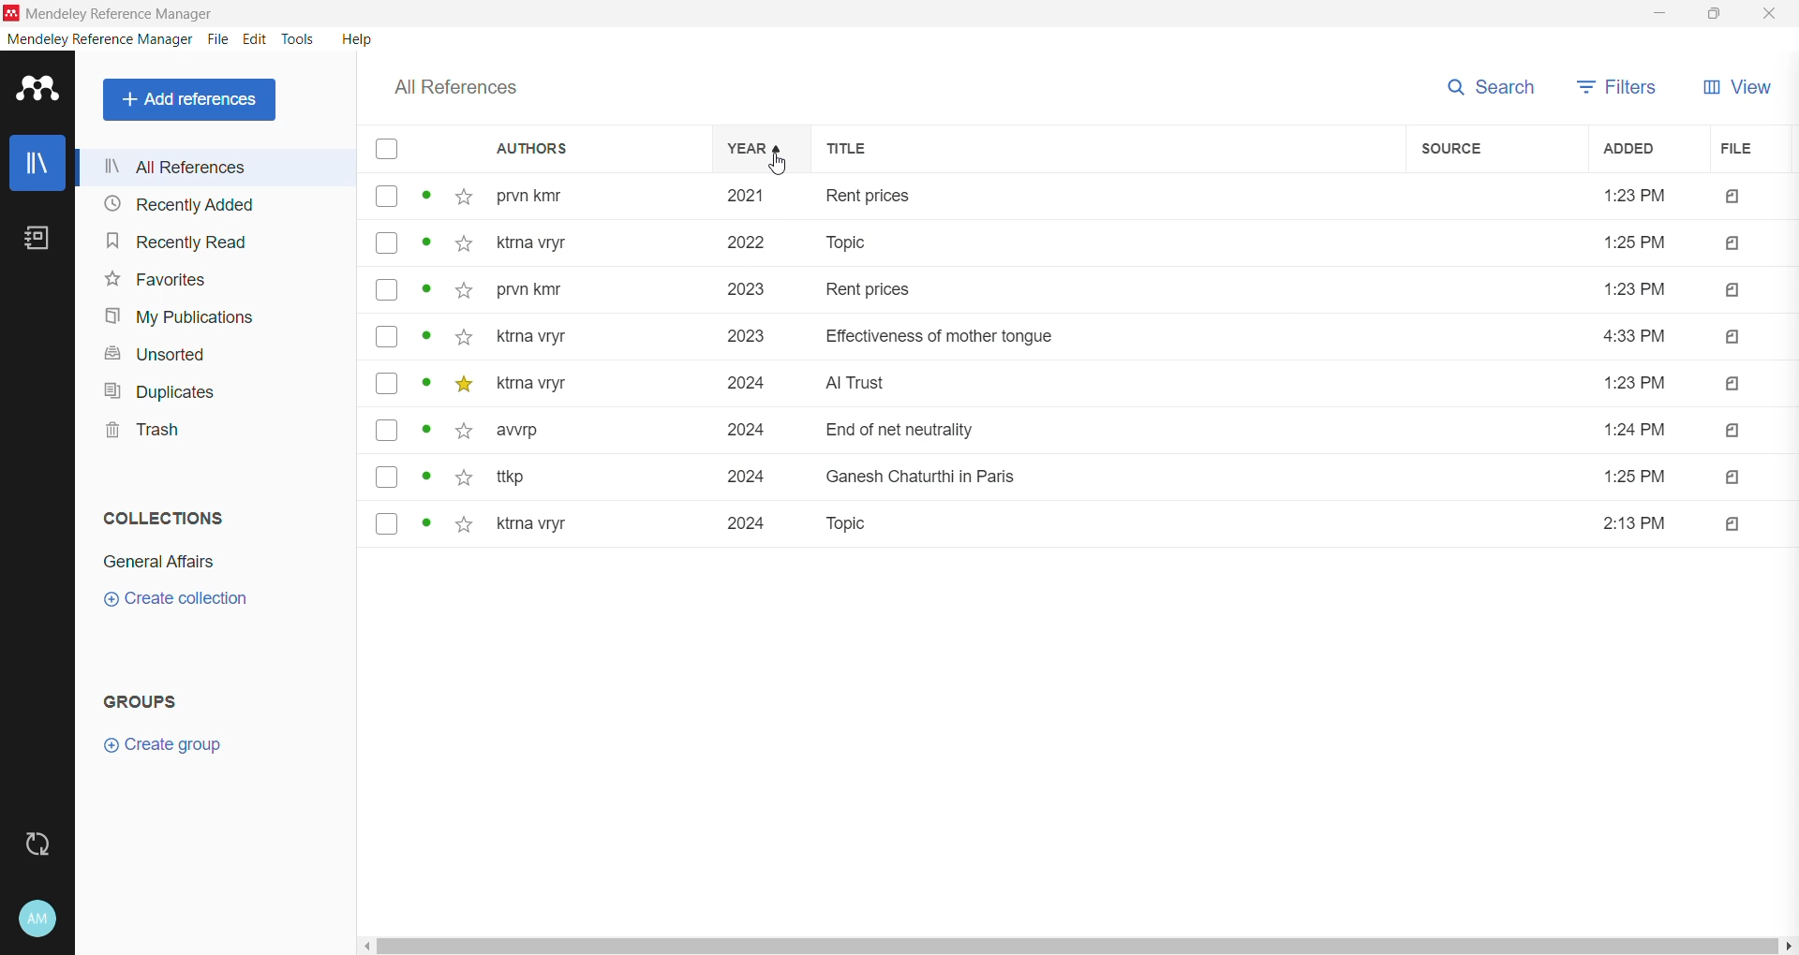 The width and height of the screenshot is (1799, 955). I want to click on click to add to favorites, so click(465, 337).